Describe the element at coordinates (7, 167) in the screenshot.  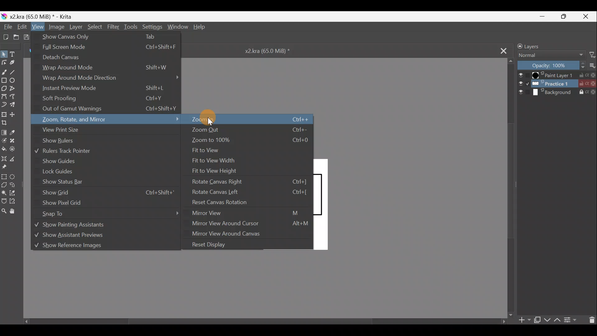
I see `Reference images tool` at that location.